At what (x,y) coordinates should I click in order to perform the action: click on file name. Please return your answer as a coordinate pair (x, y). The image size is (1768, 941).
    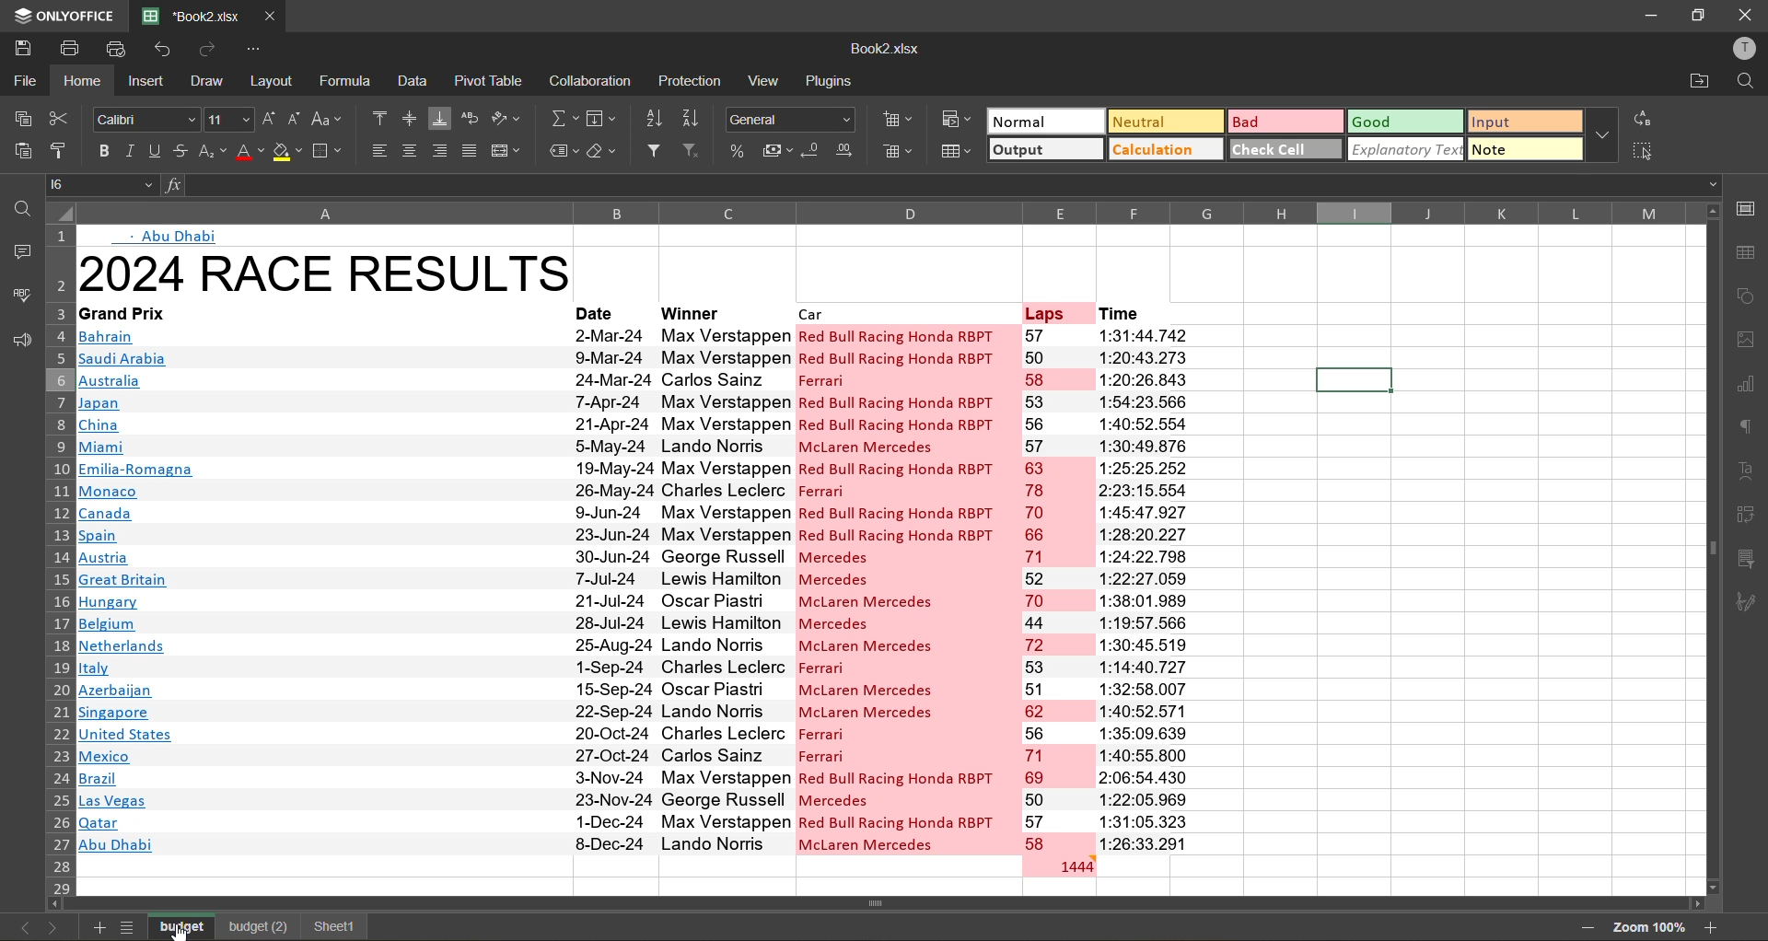
    Looking at the image, I should click on (884, 52).